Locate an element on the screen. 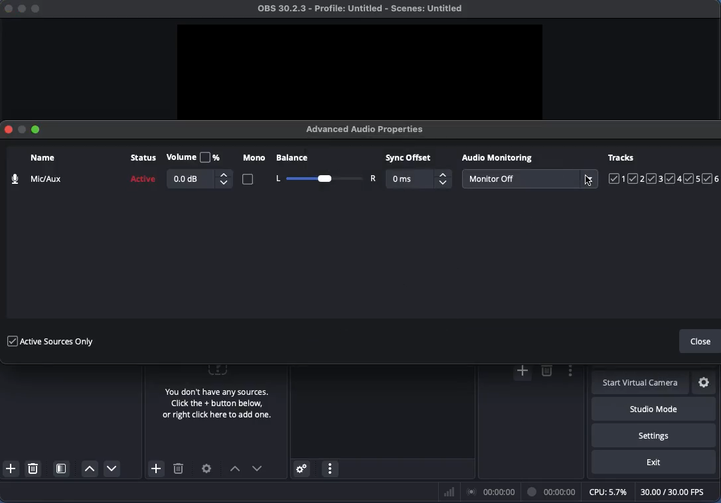 The width and height of the screenshot is (721, 503). Maximize is located at coordinates (38, 129).